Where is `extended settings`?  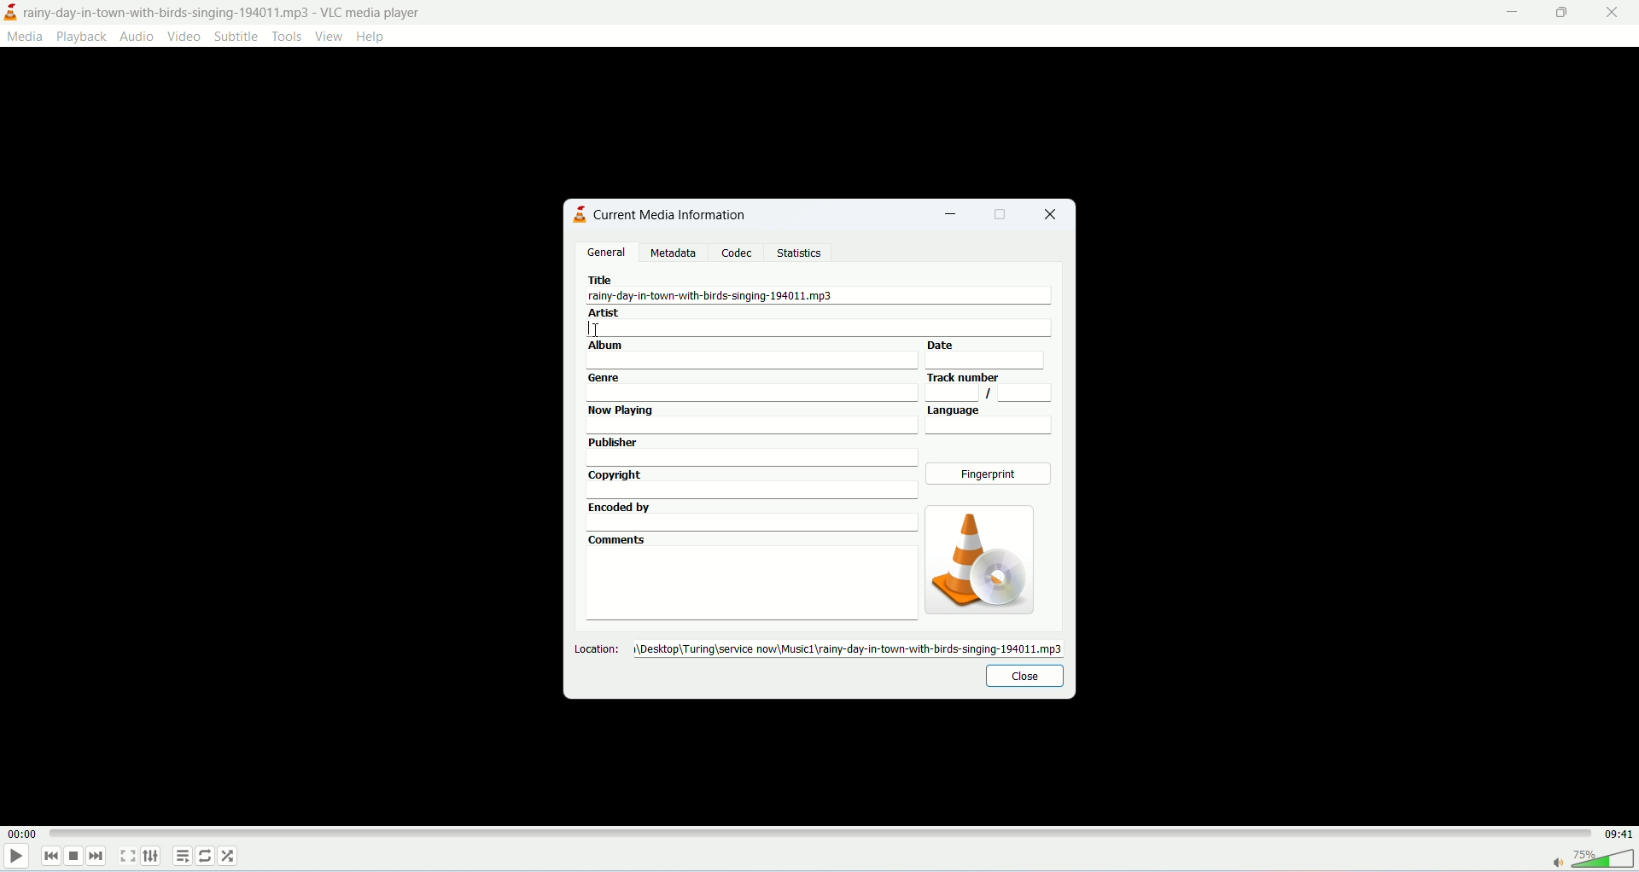 extended settings is located at coordinates (156, 855).